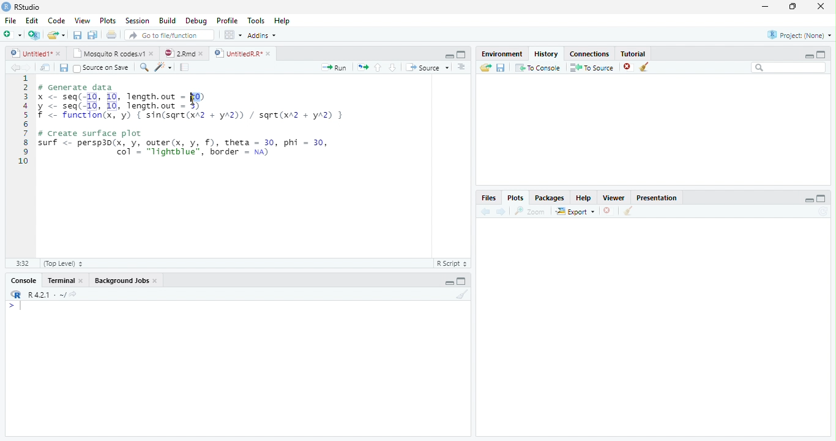  I want to click on Load history from an existing file, so click(485, 68).